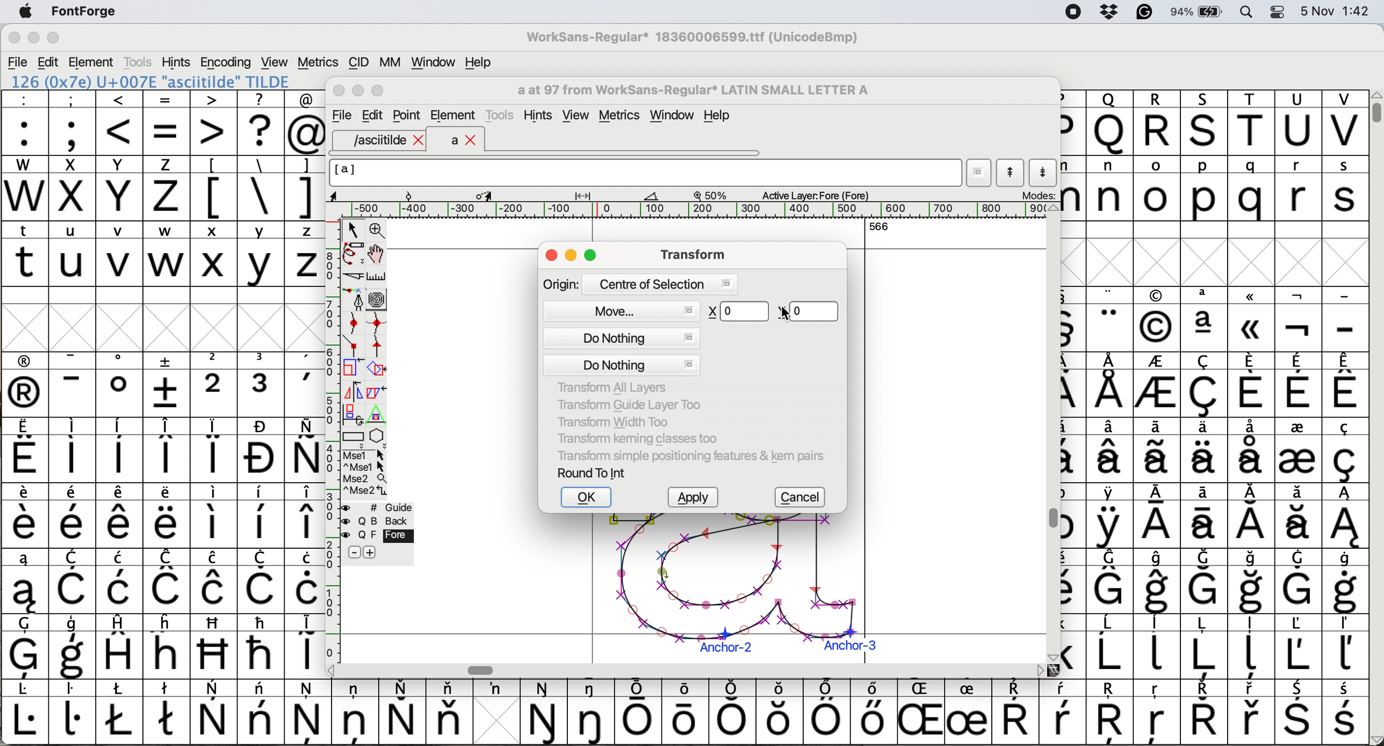  Describe the element at coordinates (386, 140) in the screenshot. I see `asciitilde` at that location.